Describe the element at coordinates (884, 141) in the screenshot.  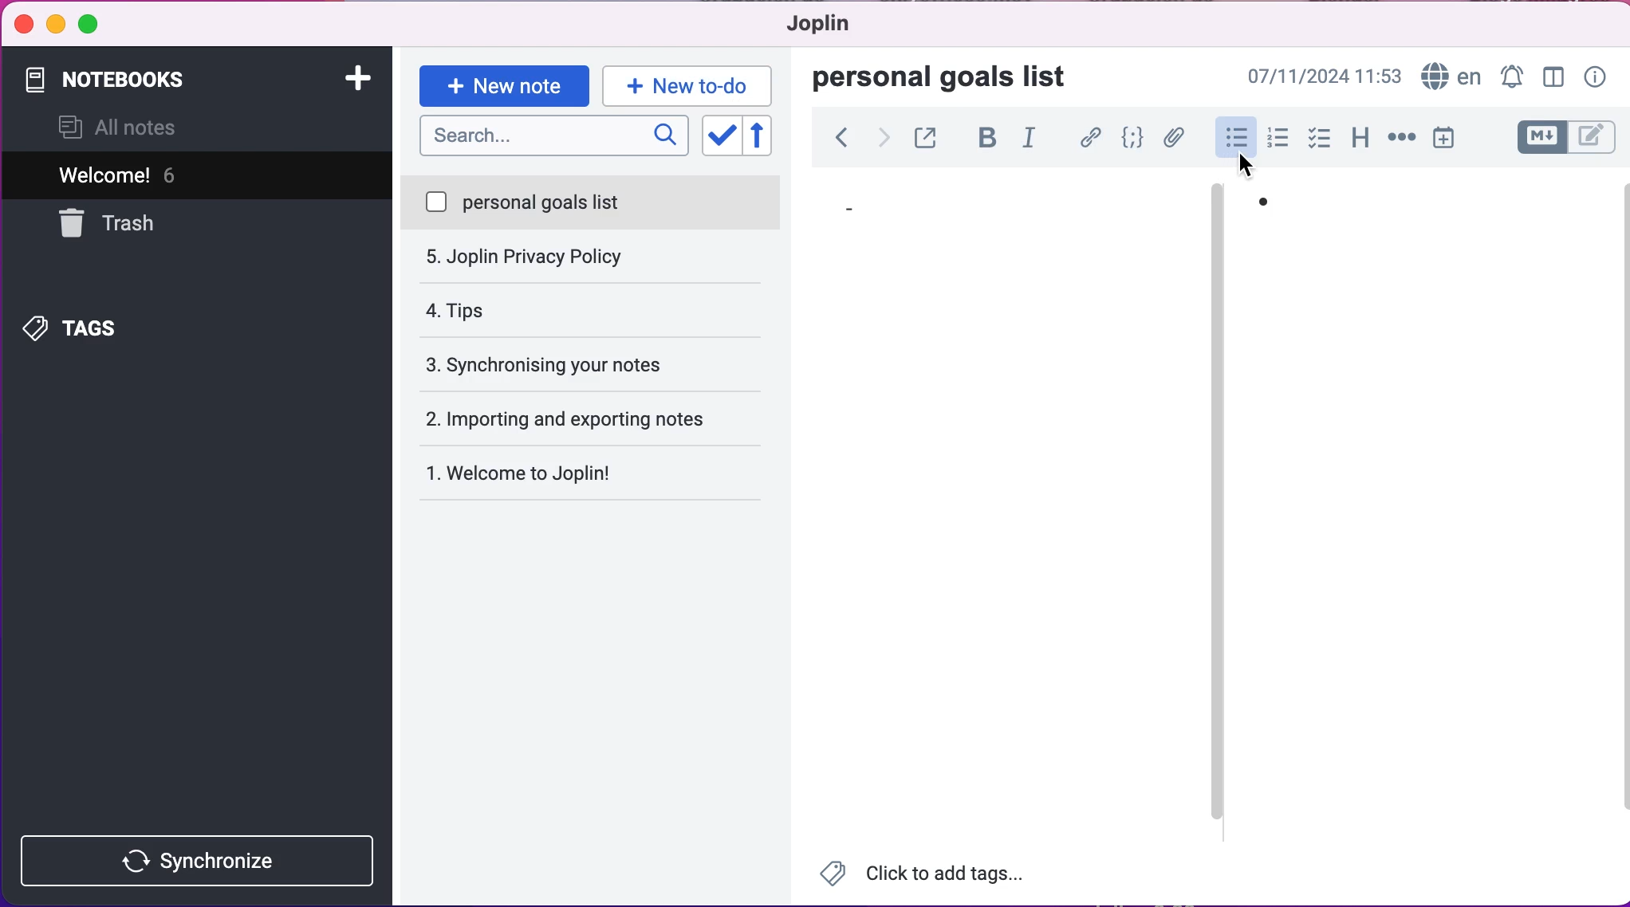
I see `forward` at that location.